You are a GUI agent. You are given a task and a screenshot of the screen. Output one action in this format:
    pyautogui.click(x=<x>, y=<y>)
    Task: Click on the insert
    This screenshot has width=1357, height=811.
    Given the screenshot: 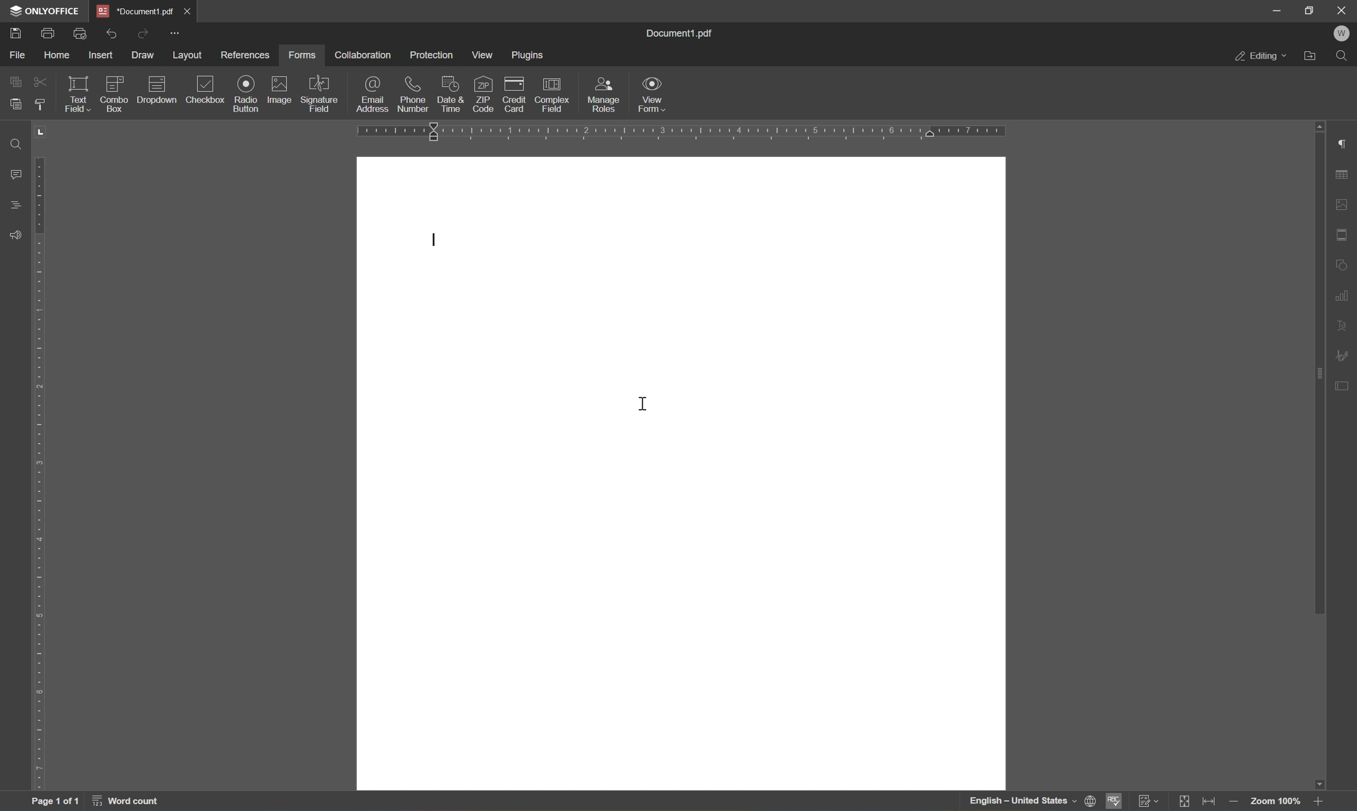 What is the action you would take?
    pyautogui.click(x=102, y=56)
    